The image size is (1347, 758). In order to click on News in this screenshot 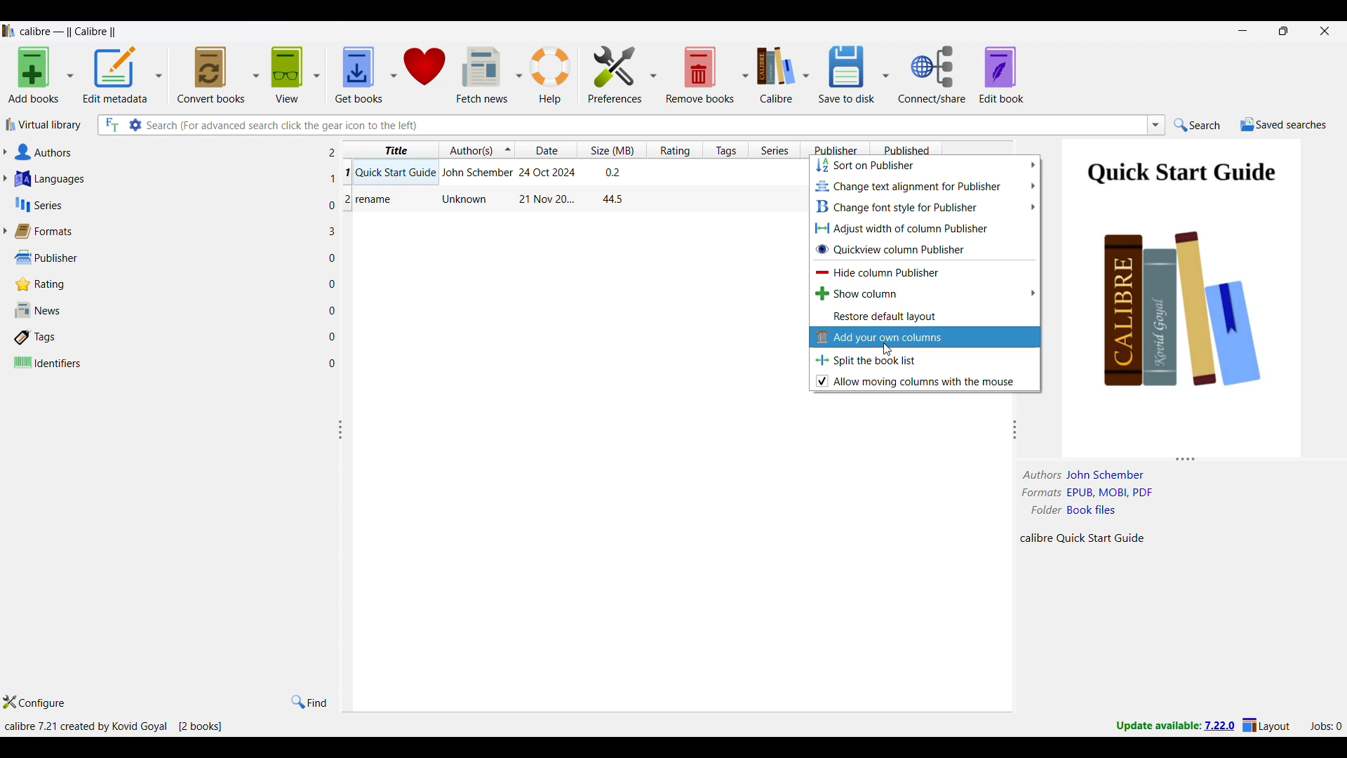, I will do `click(166, 310)`.